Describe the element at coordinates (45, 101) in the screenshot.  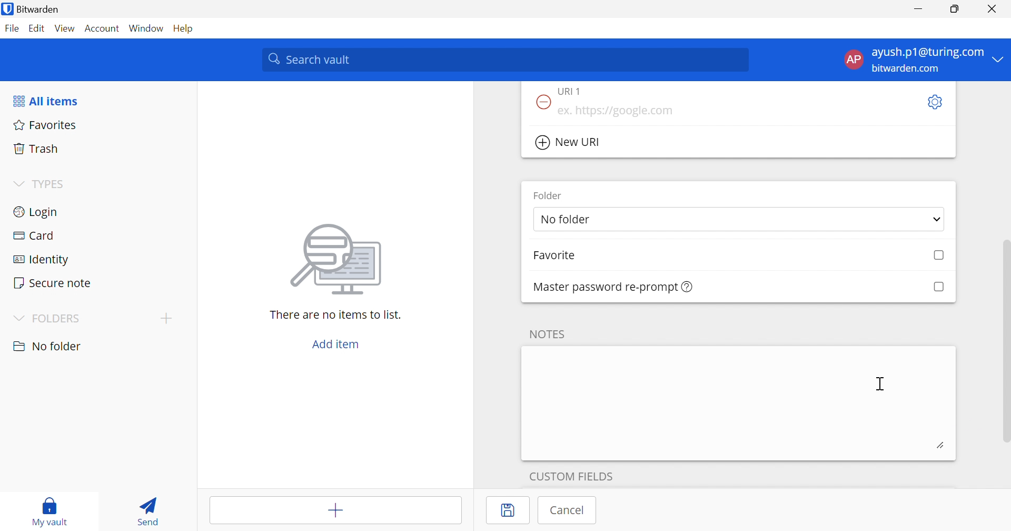
I see `All items` at that location.